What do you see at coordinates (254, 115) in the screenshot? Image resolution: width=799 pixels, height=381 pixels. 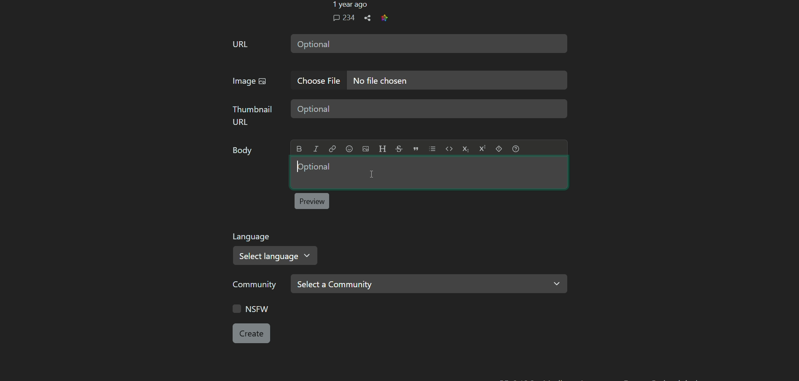 I see `thumbnail URL` at bounding box center [254, 115].